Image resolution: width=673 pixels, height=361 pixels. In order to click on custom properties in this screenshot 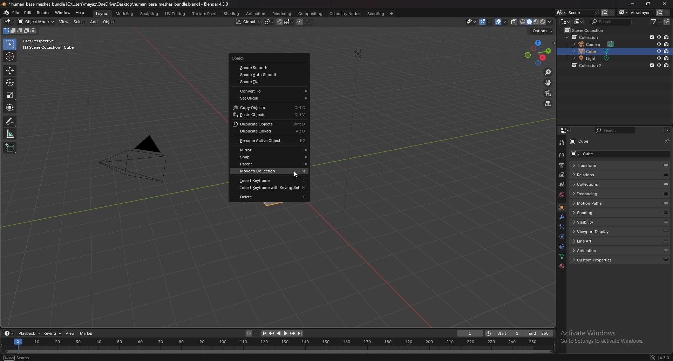, I will do `click(599, 260)`.